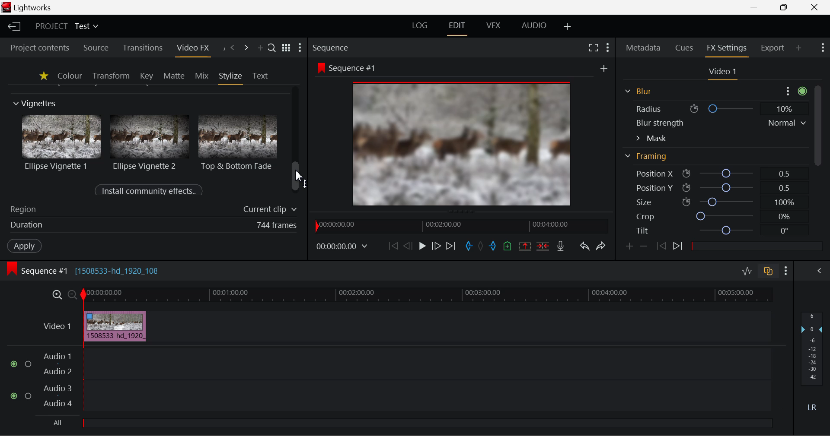 This screenshot has width=830, height=436. I want to click on VFX Layout, so click(494, 27).